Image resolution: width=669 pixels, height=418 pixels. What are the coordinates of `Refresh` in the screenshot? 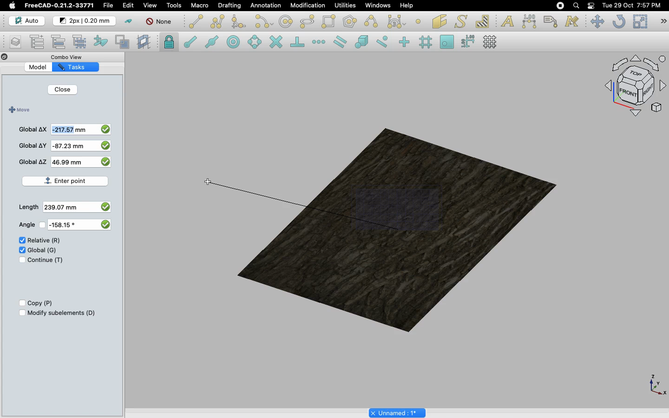 It's located at (619, 22).